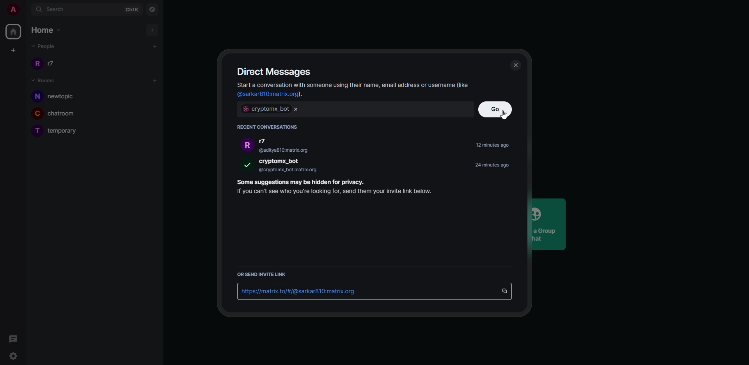 The height and width of the screenshot is (365, 749). I want to click on create space, so click(13, 50).